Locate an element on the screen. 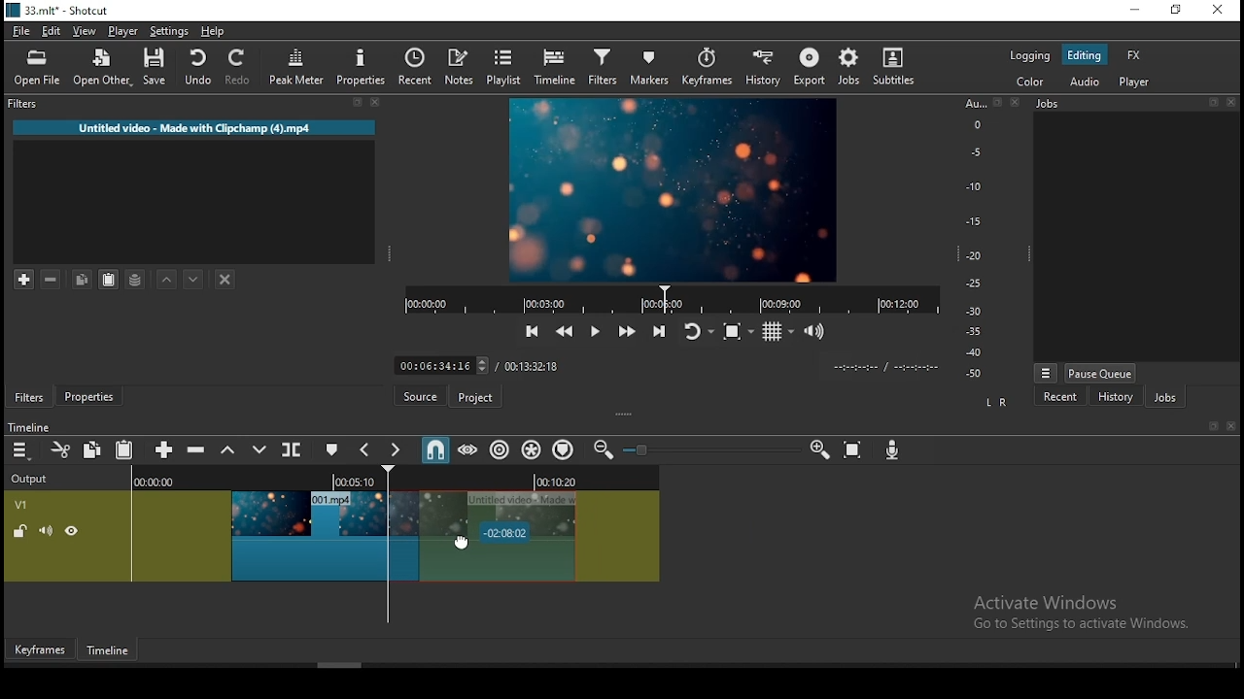 Image resolution: width=1244 pixels, height=699 pixels. color is located at coordinates (1030, 55).